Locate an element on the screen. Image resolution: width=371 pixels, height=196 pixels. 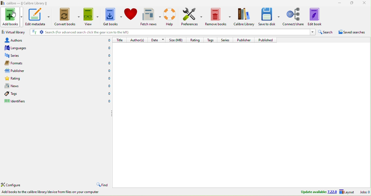
jobs 0 is located at coordinates (364, 192).